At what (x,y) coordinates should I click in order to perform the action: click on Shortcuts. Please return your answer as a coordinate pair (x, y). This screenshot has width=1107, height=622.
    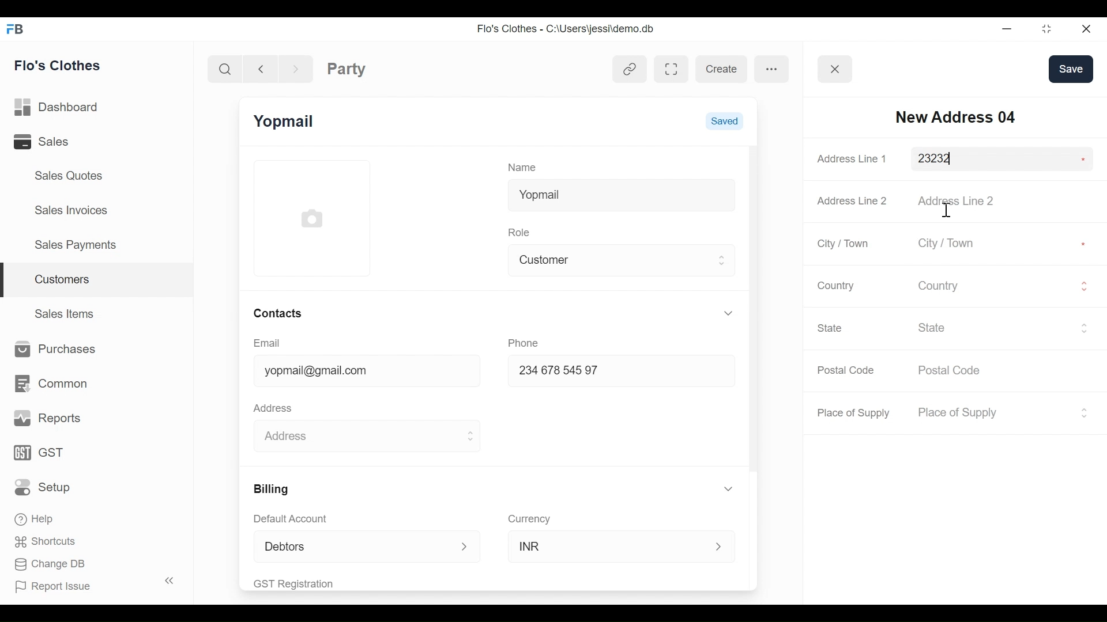
    Looking at the image, I should click on (42, 541).